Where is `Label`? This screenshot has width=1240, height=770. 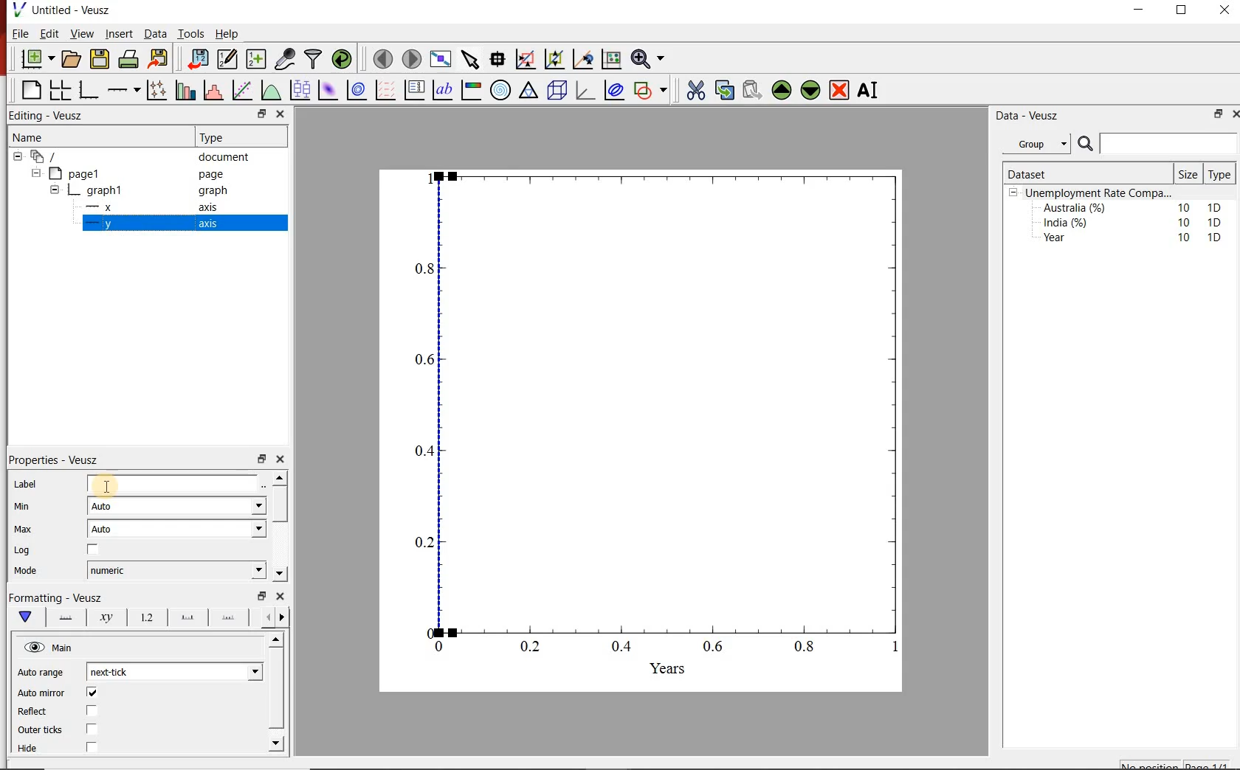
Label is located at coordinates (26, 485).